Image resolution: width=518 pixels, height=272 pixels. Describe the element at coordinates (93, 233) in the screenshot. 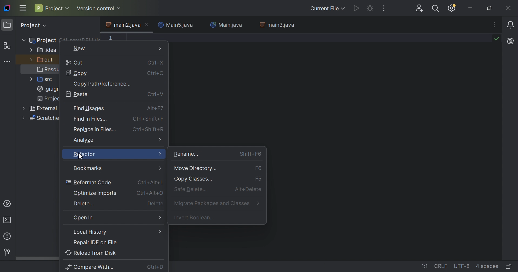

I see `Local Hostory` at that location.